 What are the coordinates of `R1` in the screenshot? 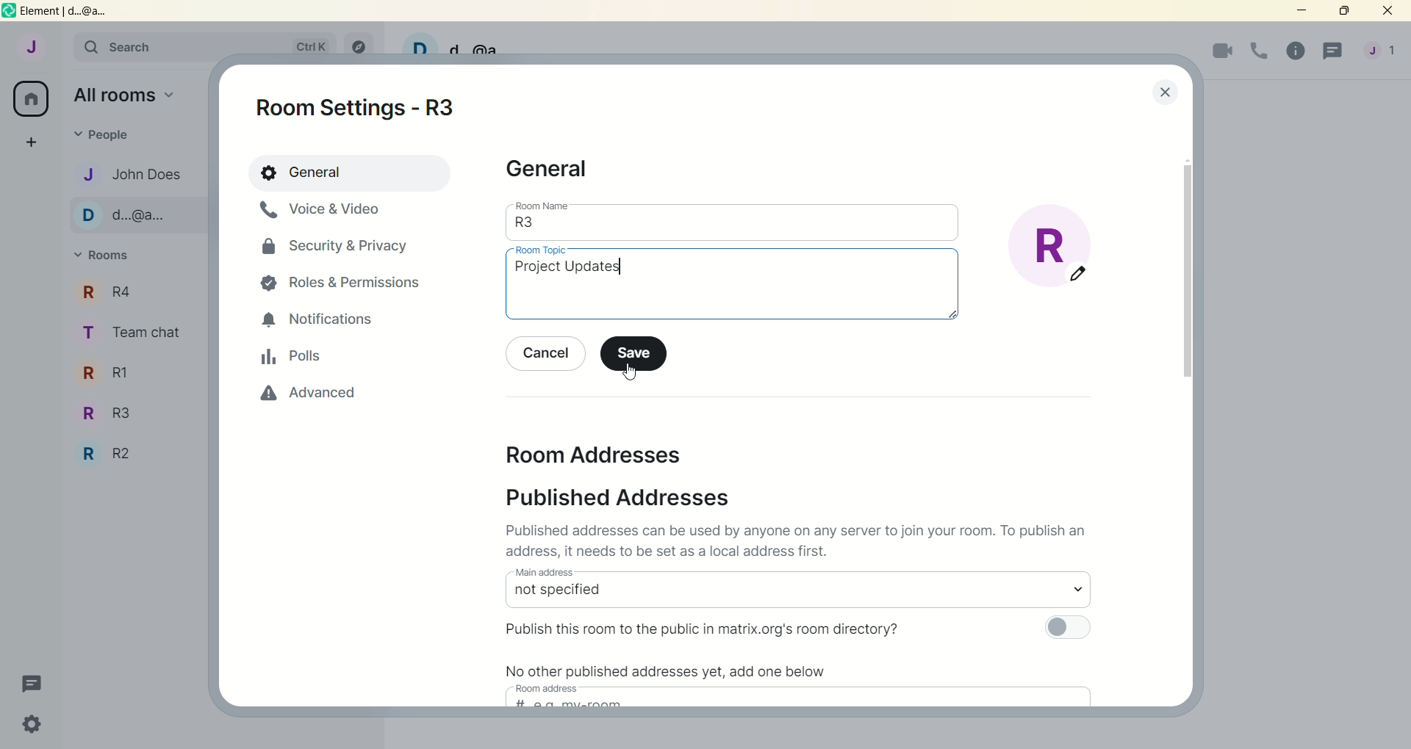 It's located at (131, 372).